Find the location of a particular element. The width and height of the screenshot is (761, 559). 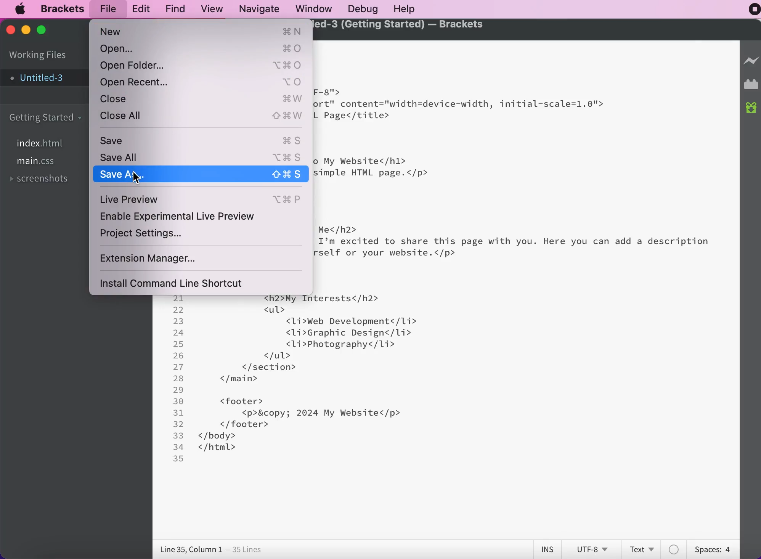

close is located at coordinates (11, 31).